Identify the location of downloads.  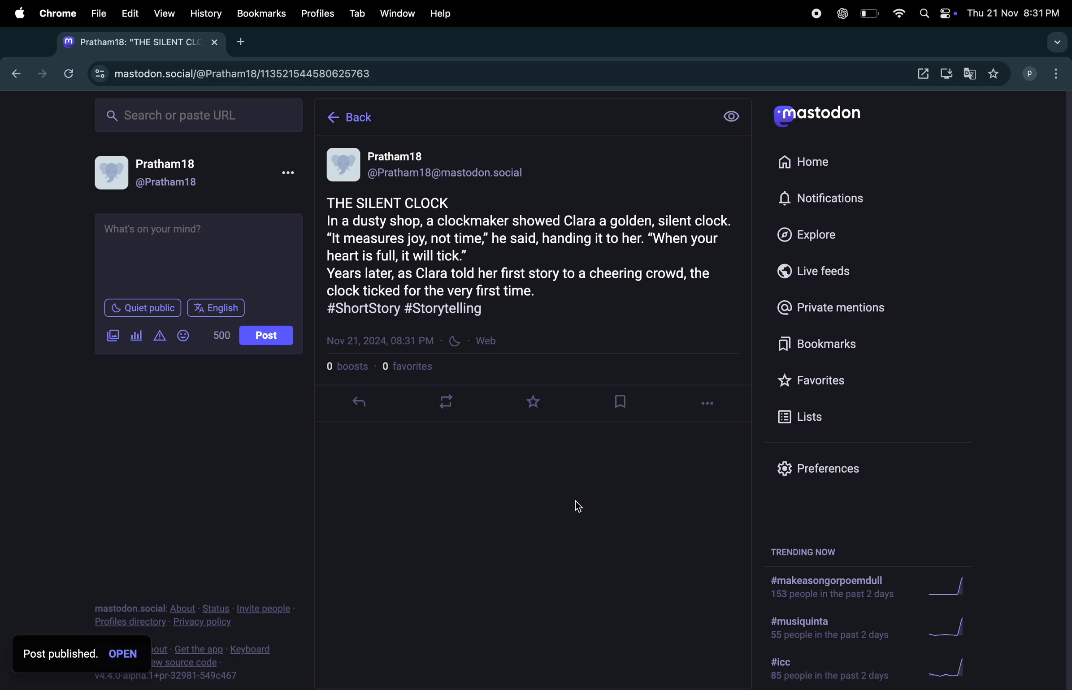
(918, 72).